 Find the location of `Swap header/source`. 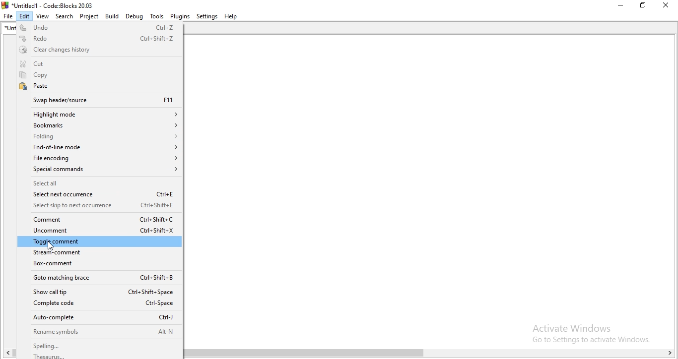

Swap header/source is located at coordinates (101, 101).